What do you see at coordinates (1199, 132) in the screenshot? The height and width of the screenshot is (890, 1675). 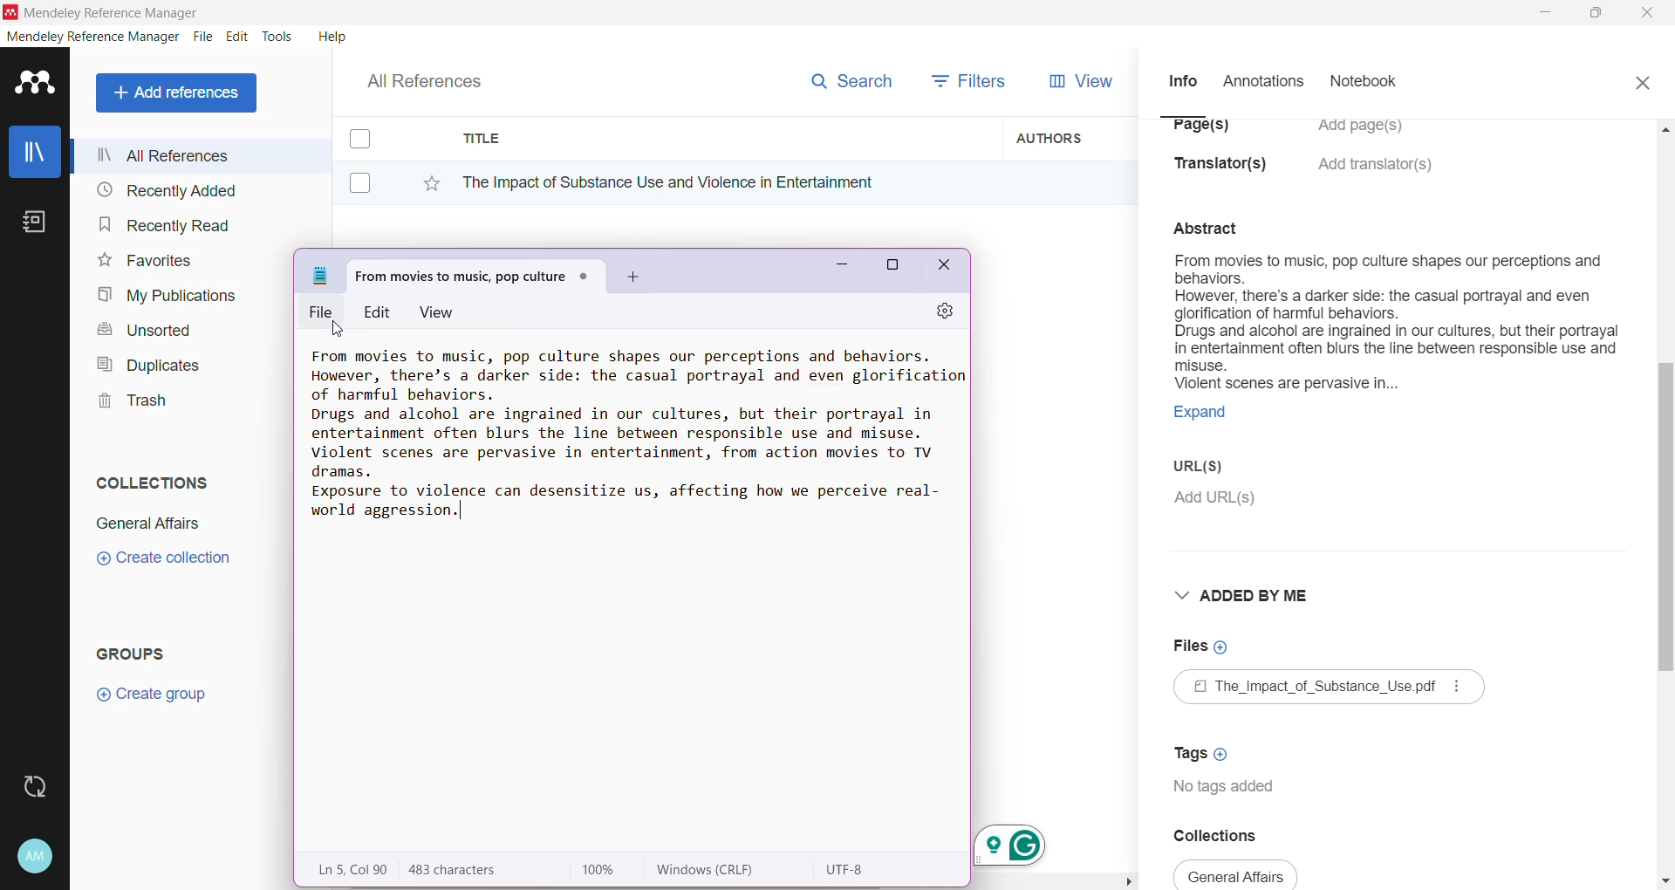 I see `Page(s)` at bounding box center [1199, 132].